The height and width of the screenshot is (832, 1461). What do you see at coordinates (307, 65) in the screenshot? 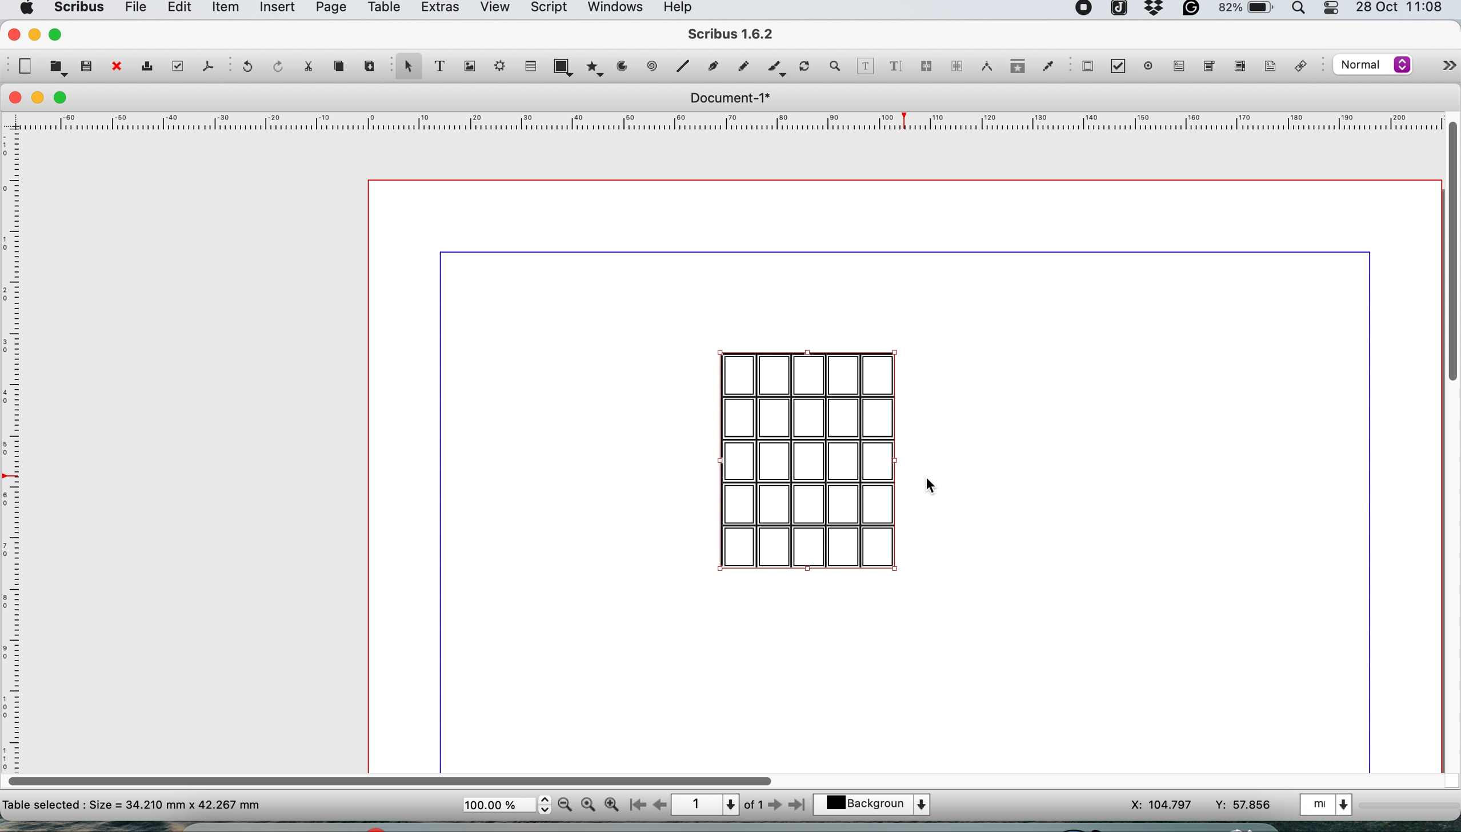
I see `cut` at bounding box center [307, 65].